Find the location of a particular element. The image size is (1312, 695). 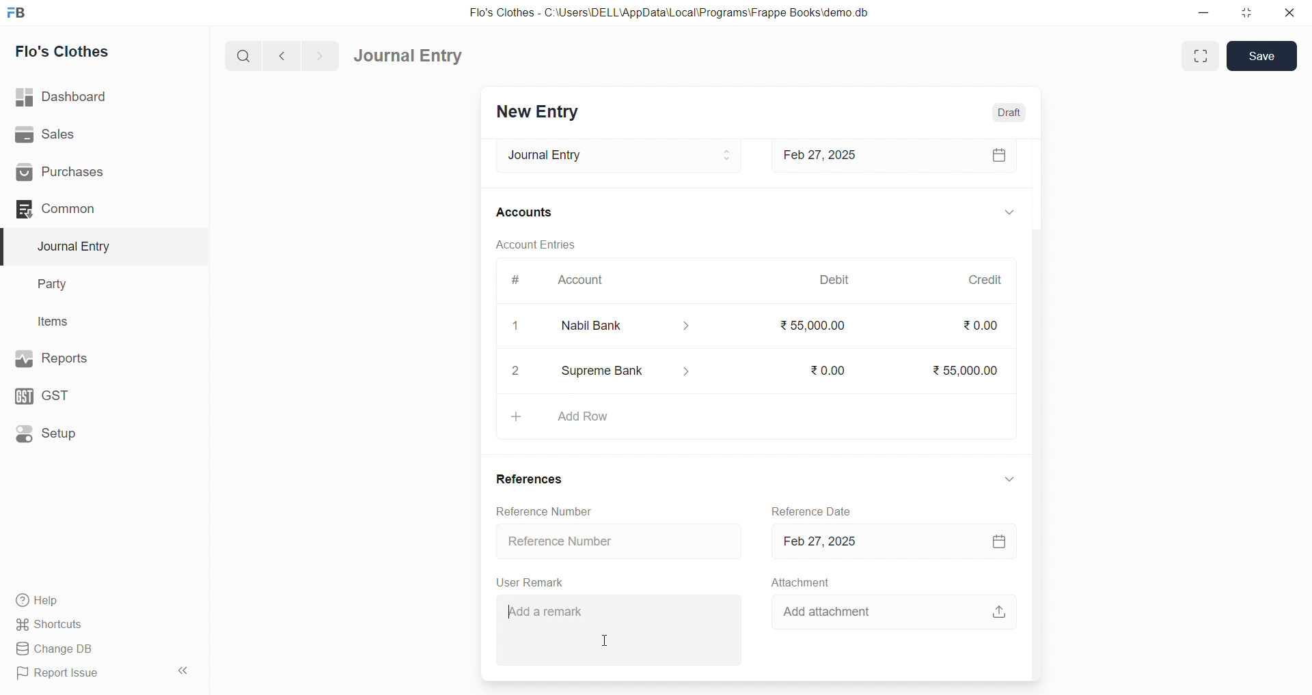

Report Issue is located at coordinates (82, 676).